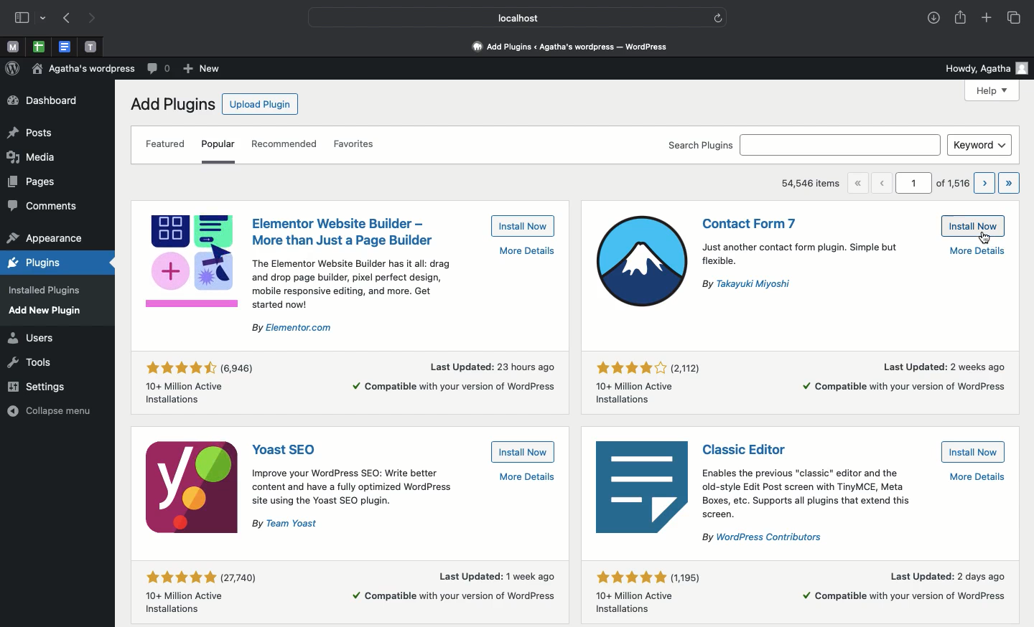 The image size is (1034, 627). What do you see at coordinates (65, 19) in the screenshot?
I see `Previous page` at bounding box center [65, 19].